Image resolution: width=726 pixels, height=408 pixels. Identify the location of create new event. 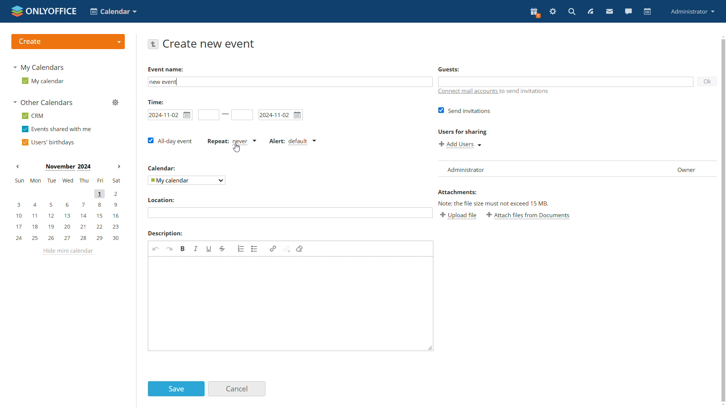
(210, 43).